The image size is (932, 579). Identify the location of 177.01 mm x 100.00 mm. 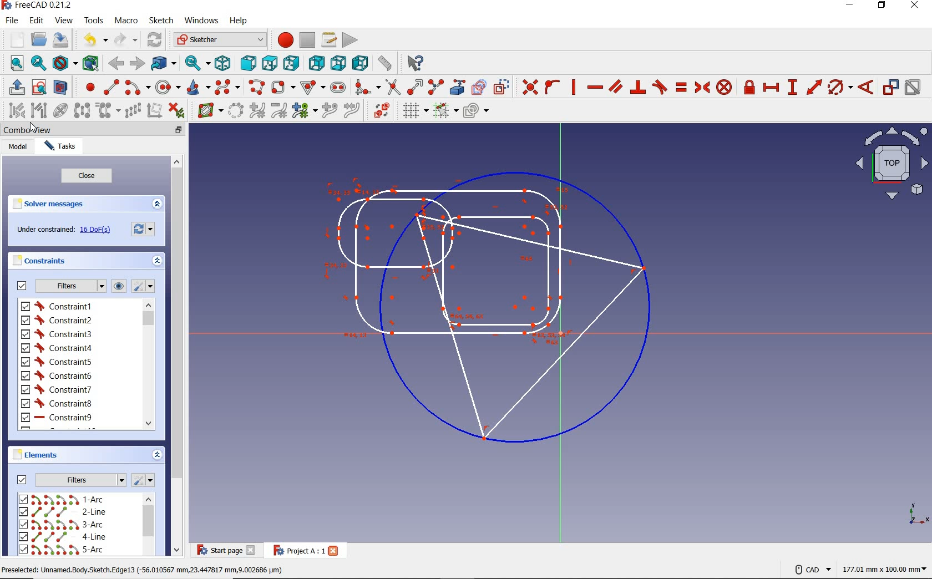
(884, 570).